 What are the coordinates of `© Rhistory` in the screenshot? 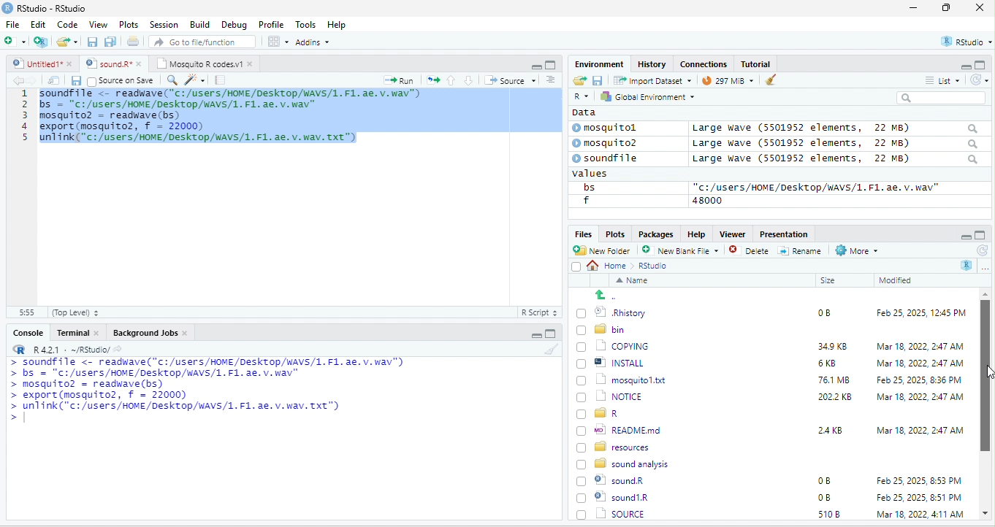 It's located at (612, 311).